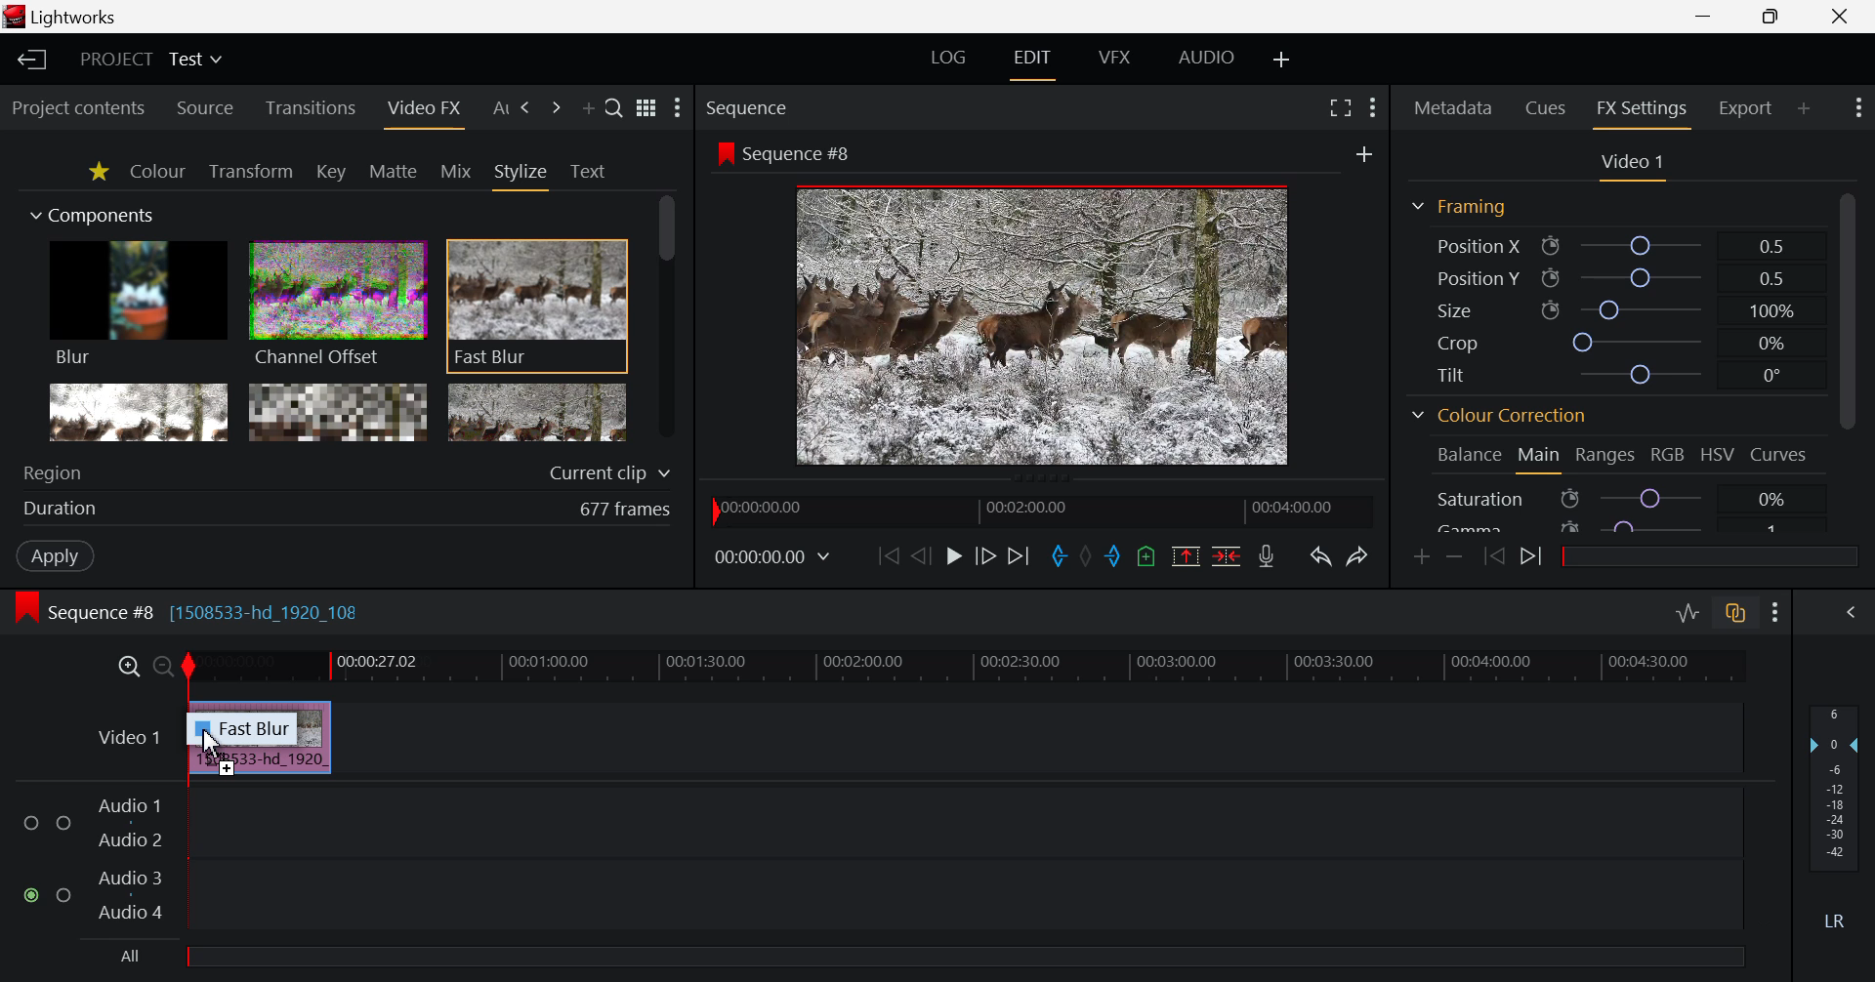 The width and height of the screenshot is (1875, 982). What do you see at coordinates (1359, 557) in the screenshot?
I see `Redo` at bounding box center [1359, 557].